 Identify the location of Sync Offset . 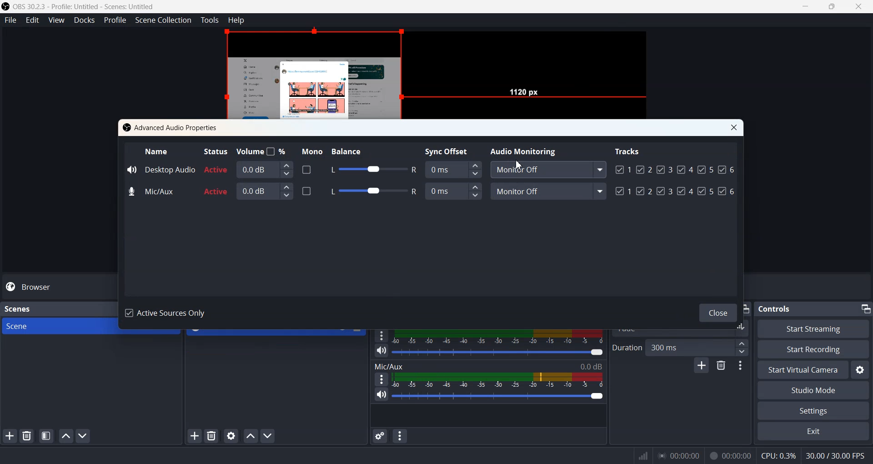
(453, 169).